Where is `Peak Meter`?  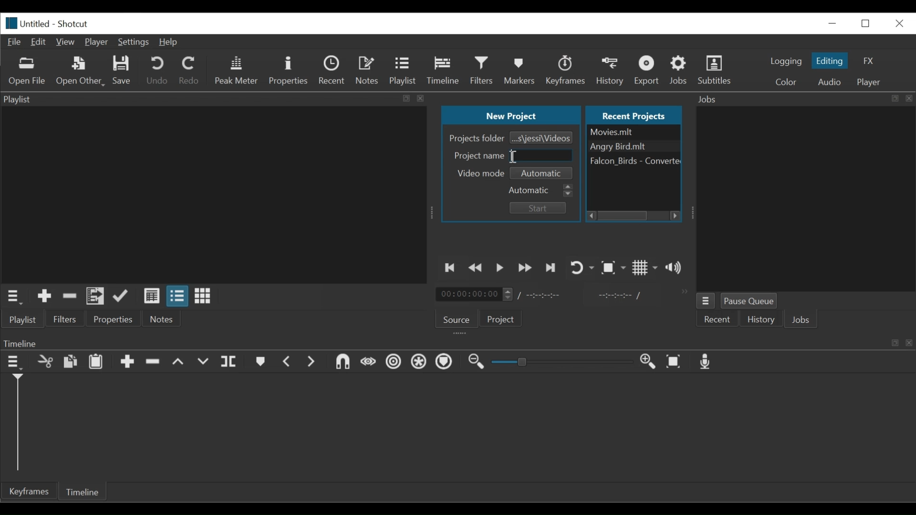
Peak Meter is located at coordinates (236, 70).